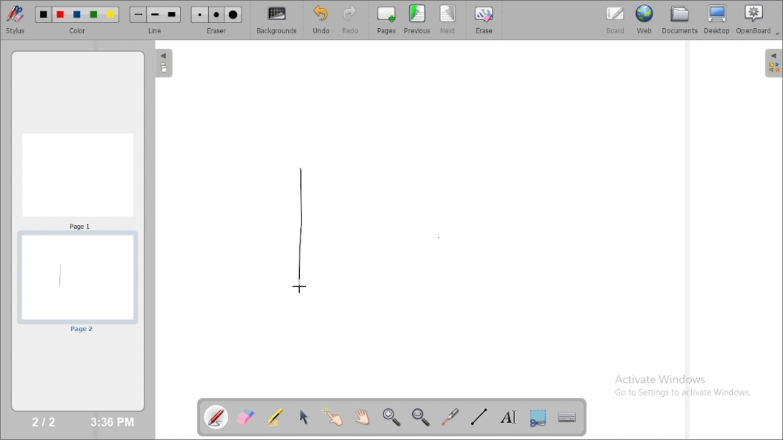  Describe the element at coordinates (566, 417) in the screenshot. I see `display virtual keyboard` at that location.